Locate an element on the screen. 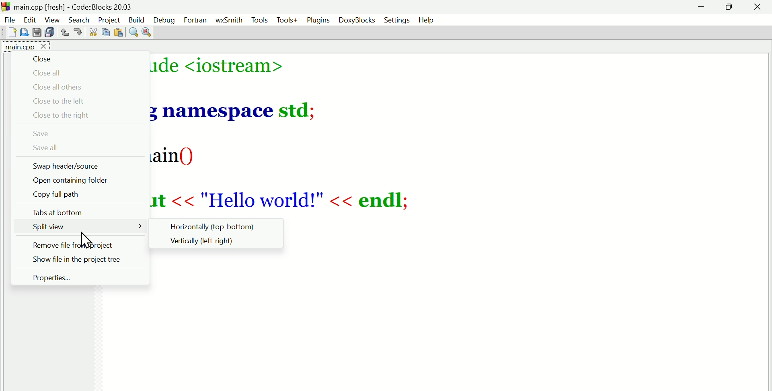  Project is located at coordinates (110, 19).